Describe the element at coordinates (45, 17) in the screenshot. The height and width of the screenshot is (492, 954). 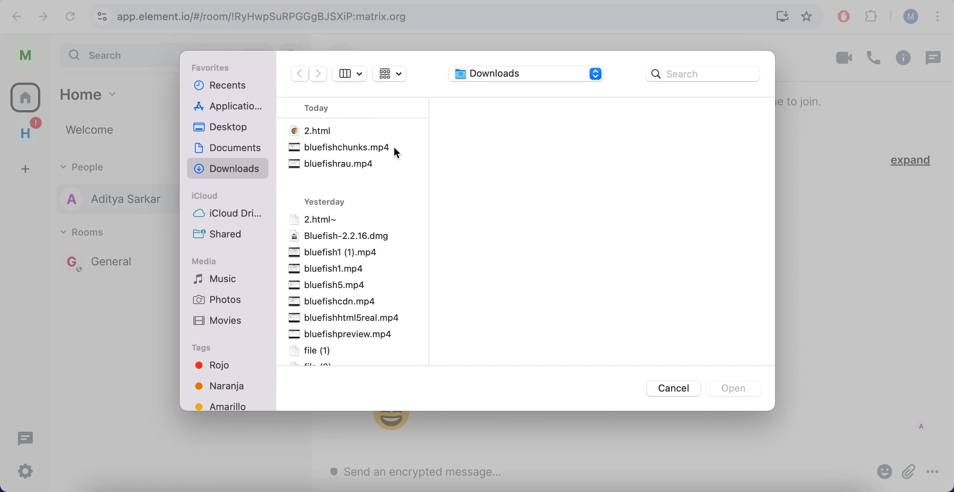
I see `redo` at that location.